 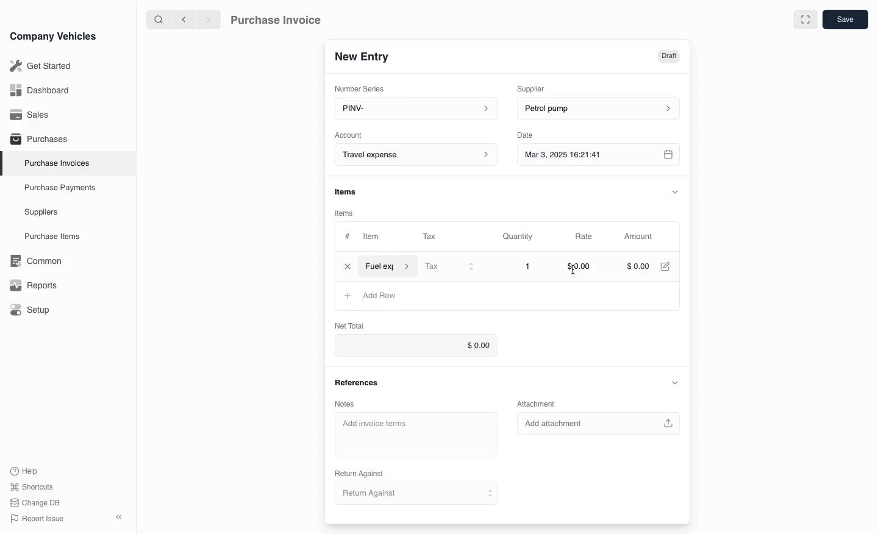 I want to click on Purchase items, so click(x=48, y=237).